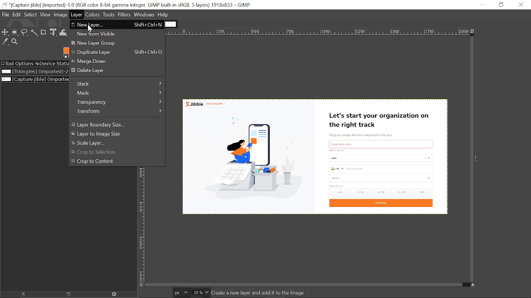 This screenshot has height=298, width=531. Describe the element at coordinates (39, 80) in the screenshot. I see `Current image file` at that location.